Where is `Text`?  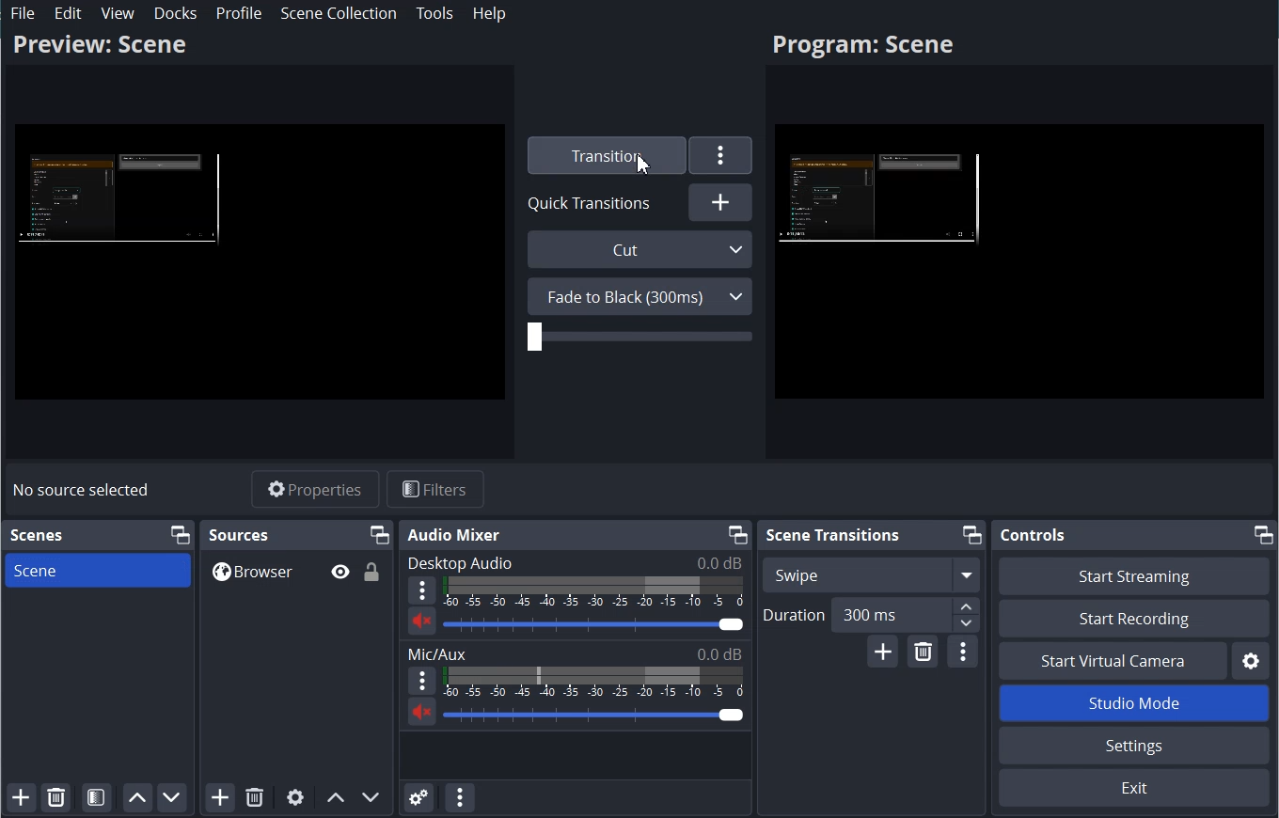
Text is located at coordinates (37, 535).